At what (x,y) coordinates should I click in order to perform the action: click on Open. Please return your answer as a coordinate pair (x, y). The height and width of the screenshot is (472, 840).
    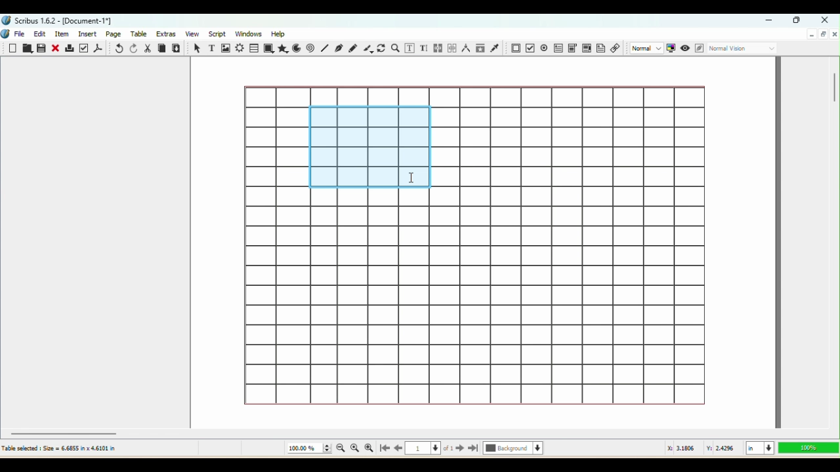
    Looking at the image, I should click on (27, 49).